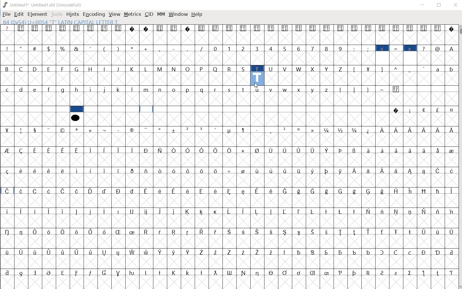  I want to click on -, so click(174, 48).